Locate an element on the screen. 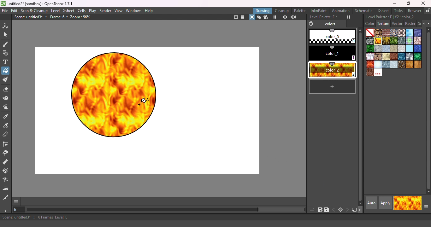 This screenshot has width=431, height=227. Gold.bmp is located at coordinates (386, 41).